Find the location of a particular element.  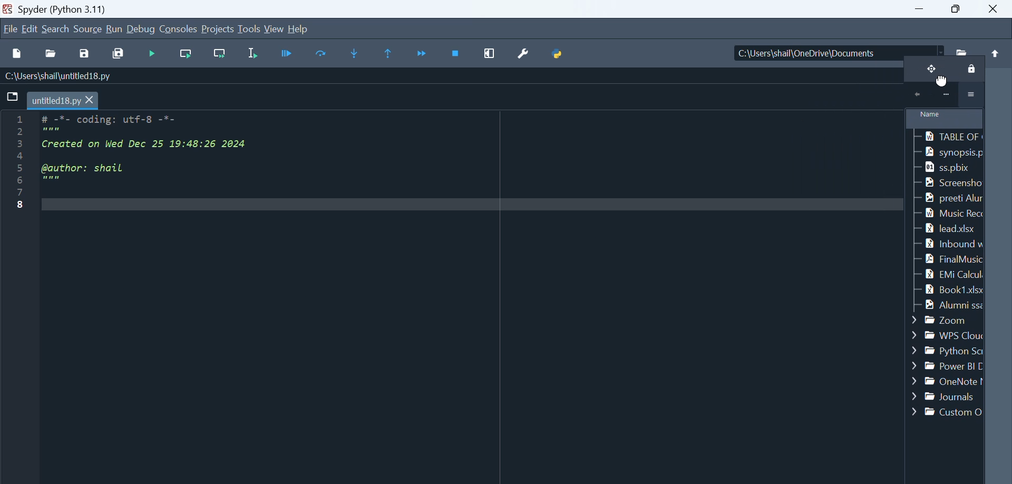

Close is located at coordinates (997, 8).